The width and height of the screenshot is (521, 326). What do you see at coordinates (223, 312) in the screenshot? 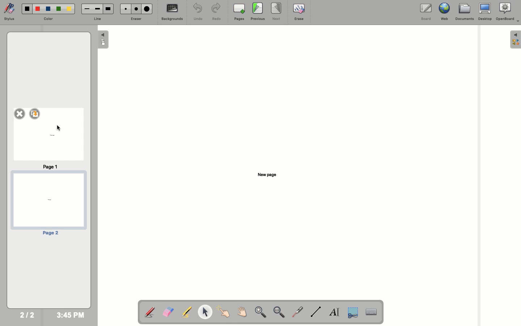
I see `Interact with items` at bounding box center [223, 312].